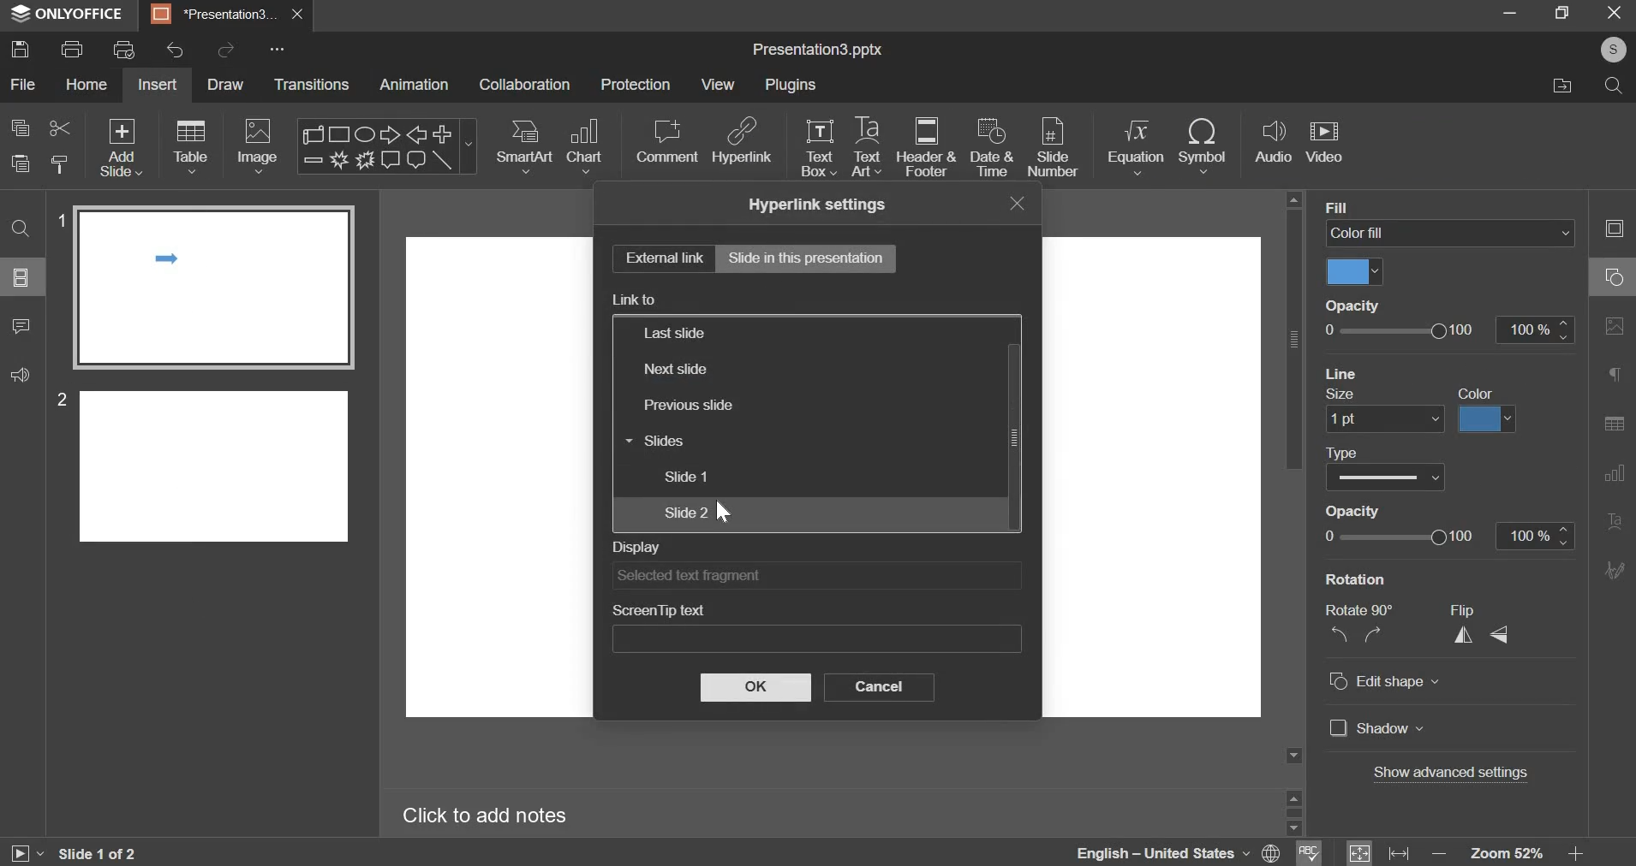 Image resolution: width=1636 pixels, height=866 pixels. Describe the element at coordinates (1497, 635) in the screenshot. I see `flip vertically` at that location.